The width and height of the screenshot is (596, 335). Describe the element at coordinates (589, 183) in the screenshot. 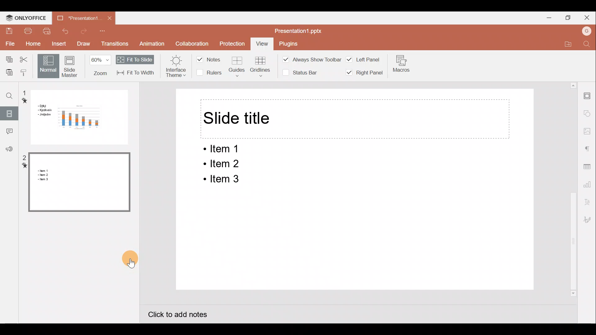

I see `Chart settings` at that location.